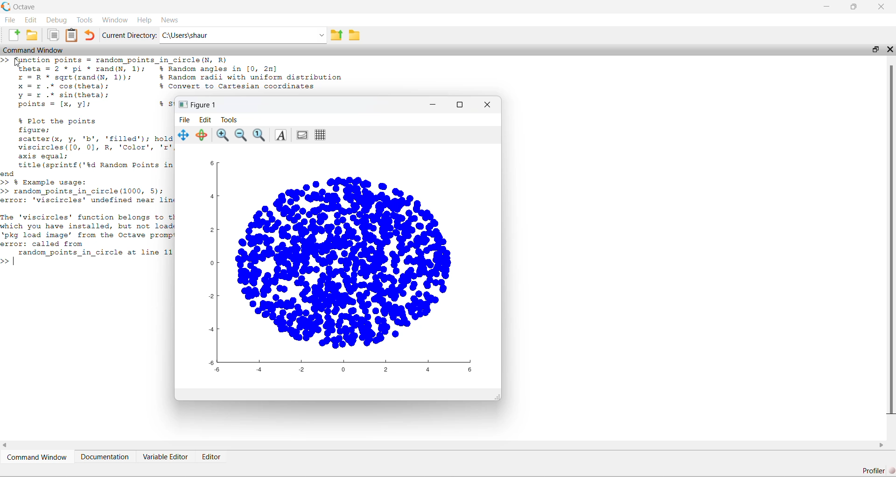 Image resolution: width=896 pixels, height=477 pixels. I want to click on Editor, so click(212, 456).